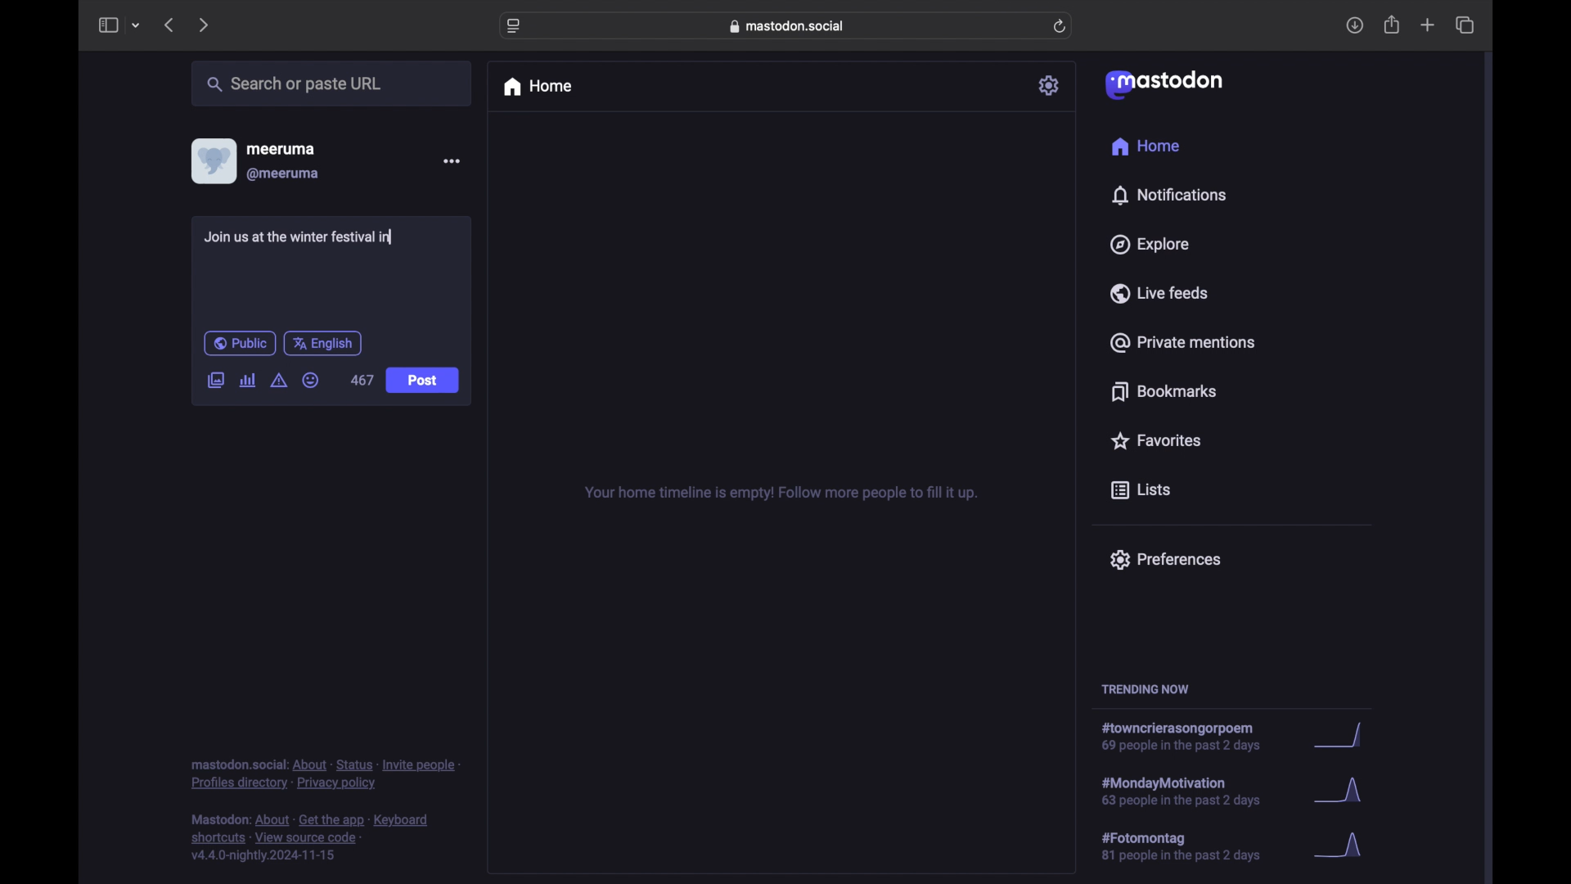 This screenshot has width=1571, height=884. I want to click on meeruma, so click(281, 148).